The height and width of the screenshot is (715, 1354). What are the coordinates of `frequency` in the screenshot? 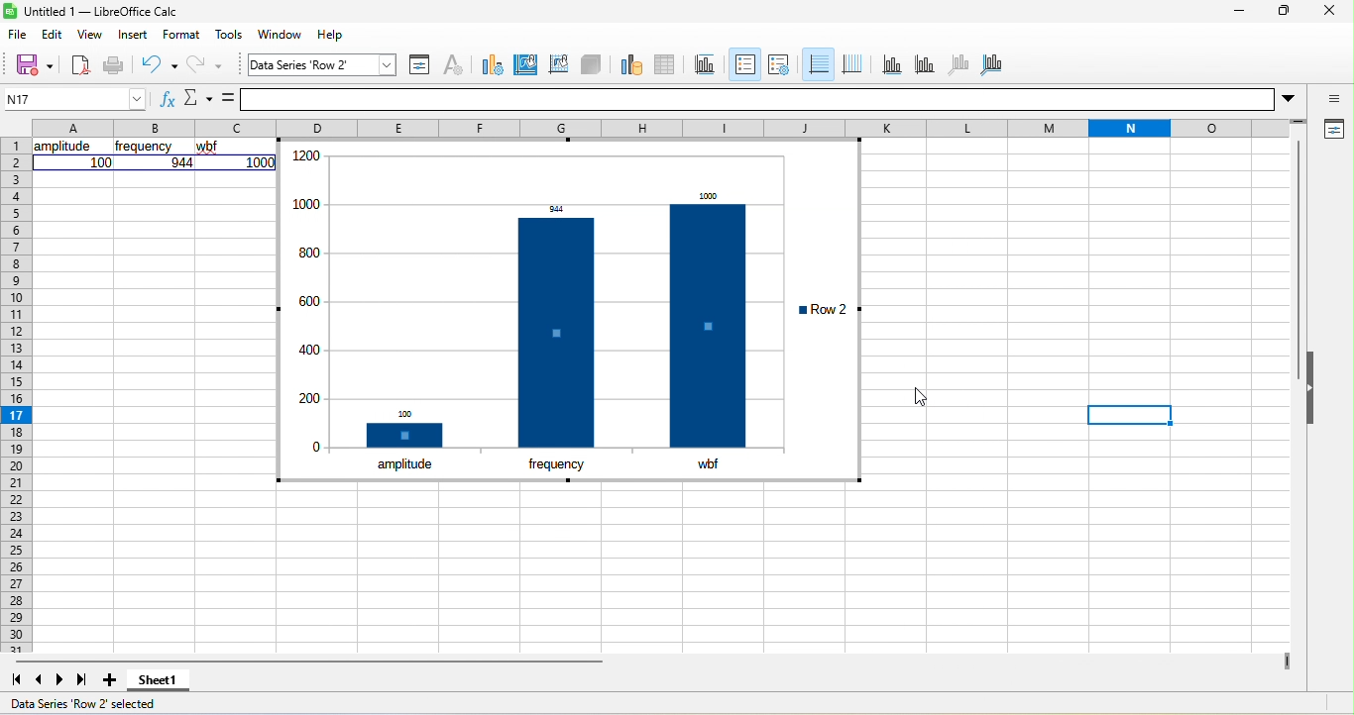 It's located at (145, 148).